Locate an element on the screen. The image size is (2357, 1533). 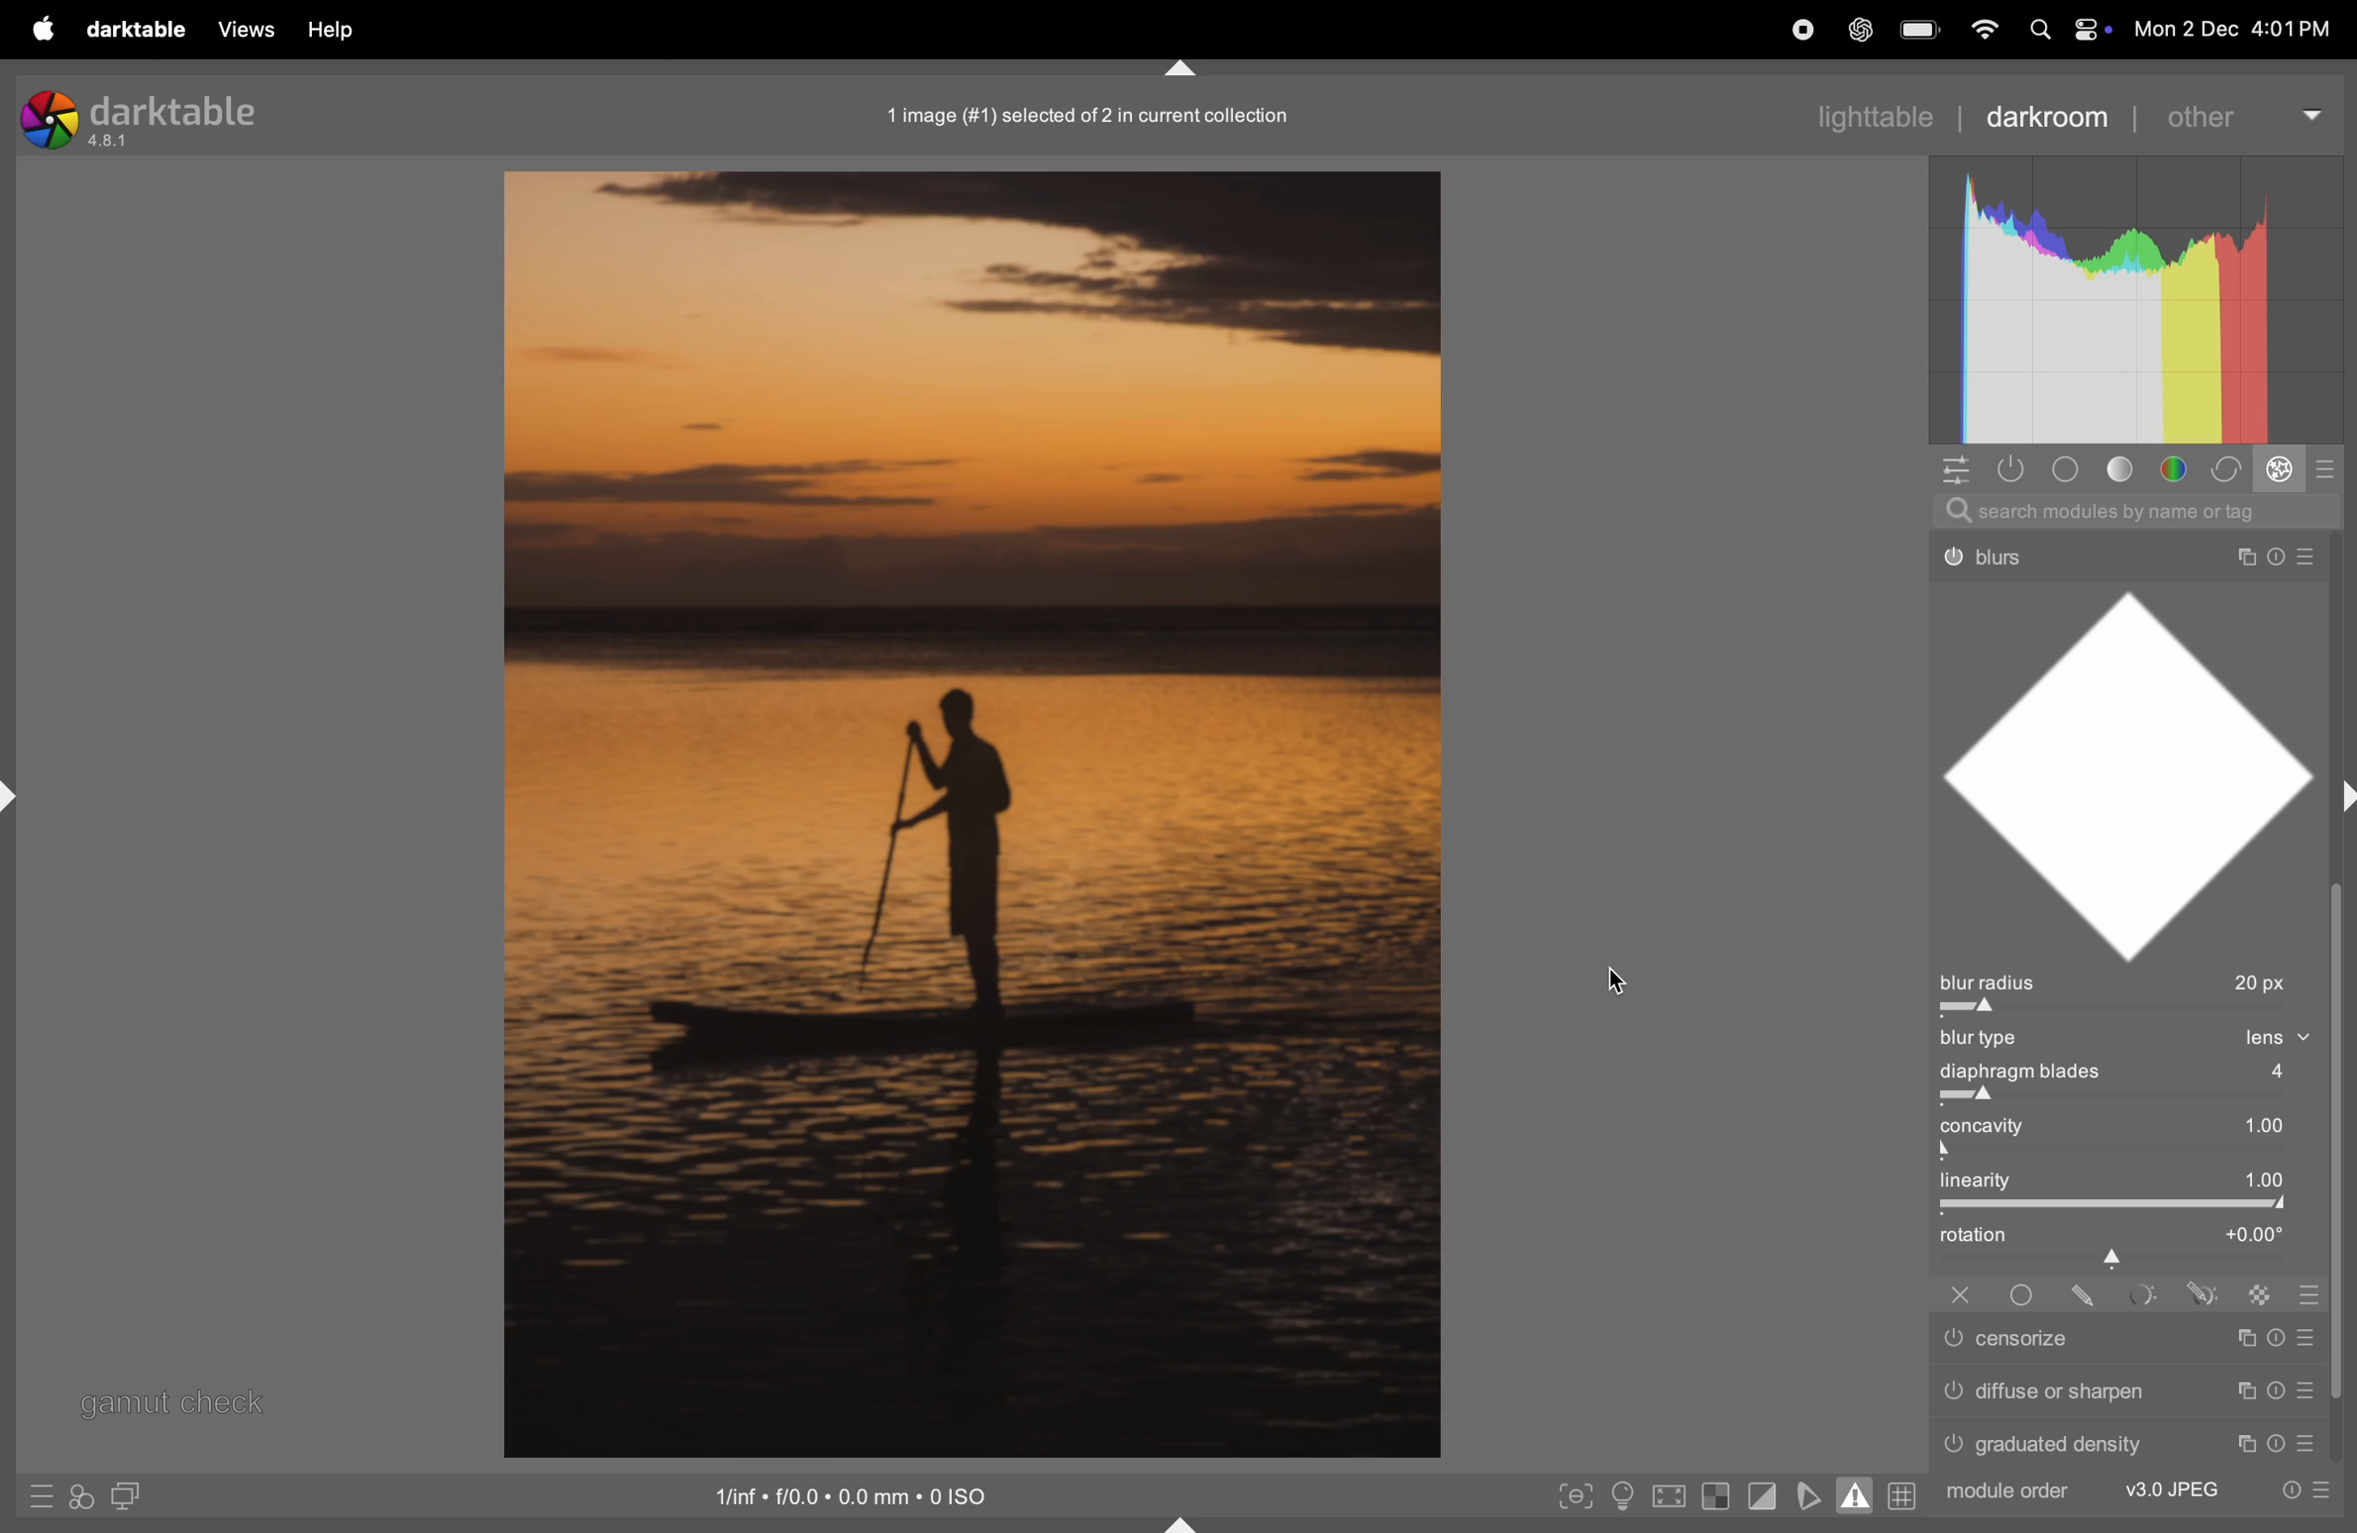
lighttable is located at coordinates (1830, 116).